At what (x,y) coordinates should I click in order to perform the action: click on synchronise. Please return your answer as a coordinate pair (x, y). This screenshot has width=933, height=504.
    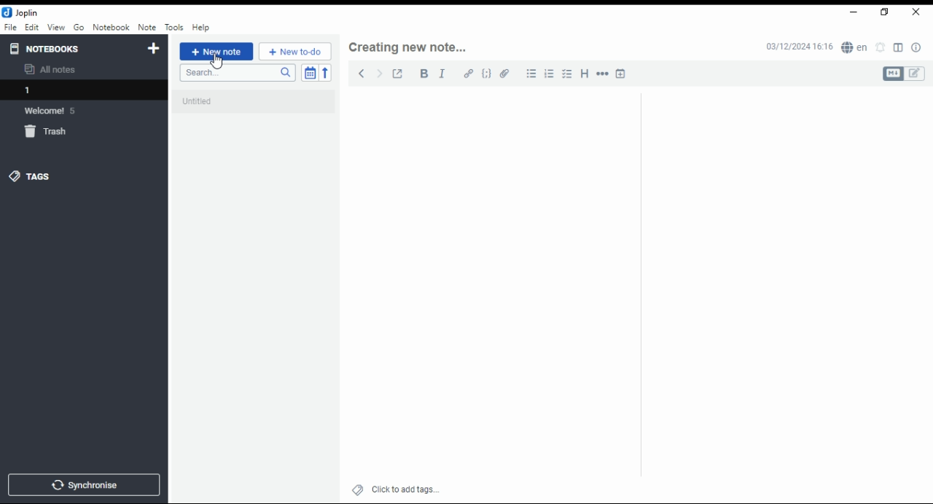
    Looking at the image, I should click on (82, 484).